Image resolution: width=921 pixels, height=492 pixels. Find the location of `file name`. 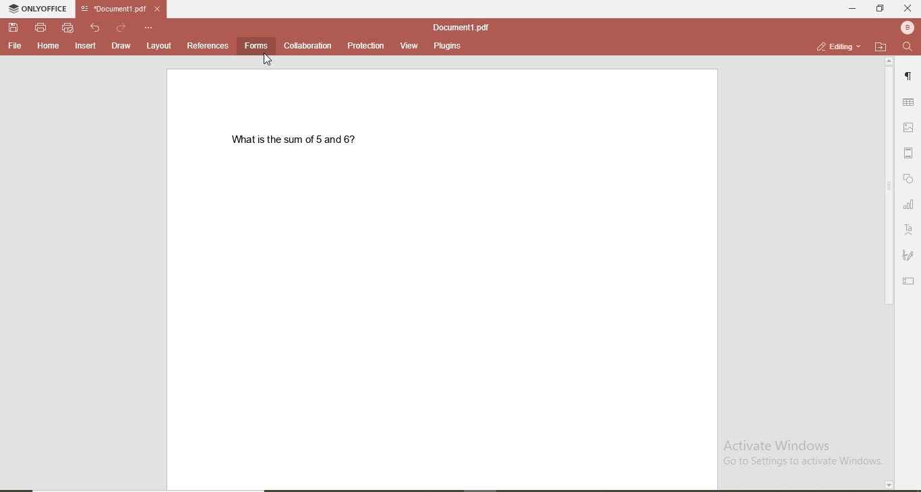

file name is located at coordinates (460, 25).